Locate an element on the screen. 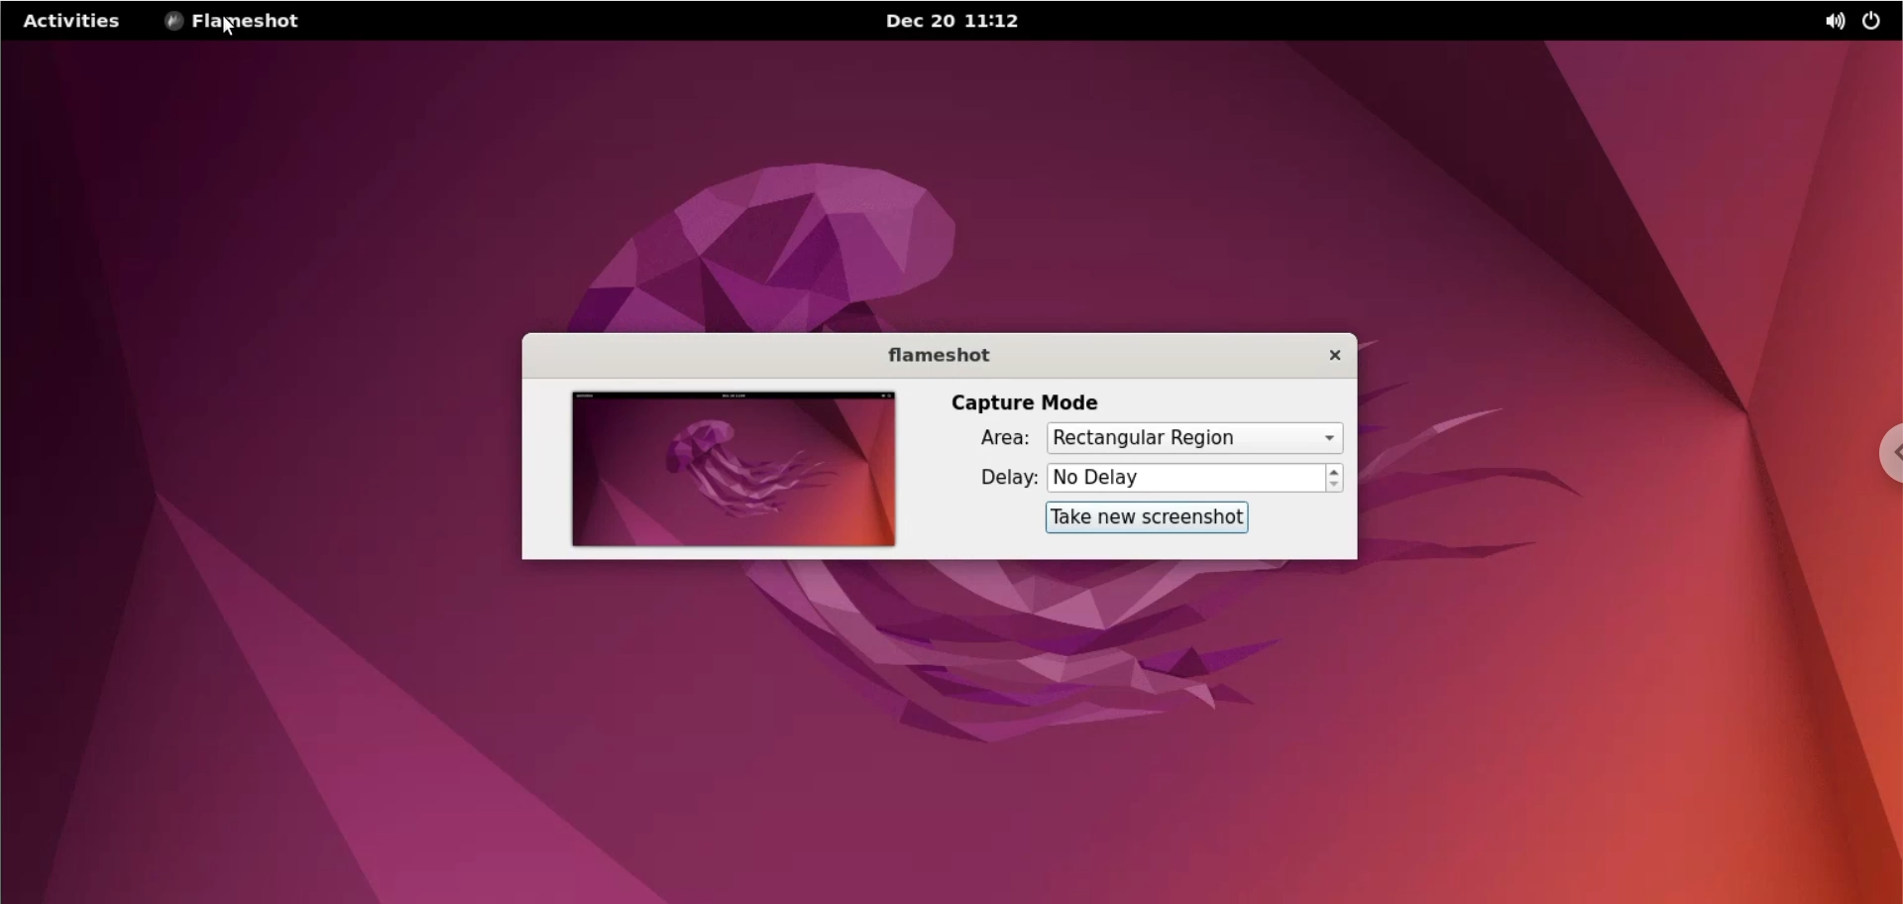 The height and width of the screenshot is (904, 1903). flameshot menu is located at coordinates (236, 22).